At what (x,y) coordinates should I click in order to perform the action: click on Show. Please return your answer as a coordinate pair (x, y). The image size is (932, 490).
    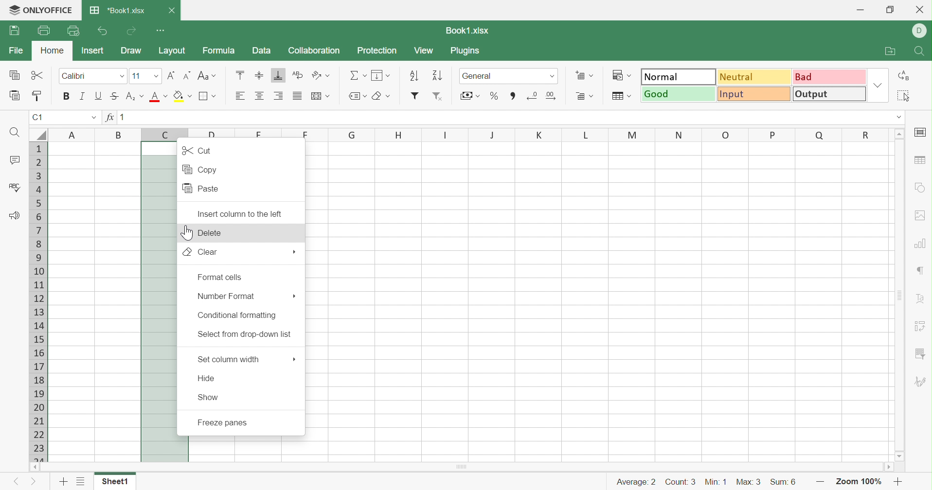
    Looking at the image, I should click on (207, 397).